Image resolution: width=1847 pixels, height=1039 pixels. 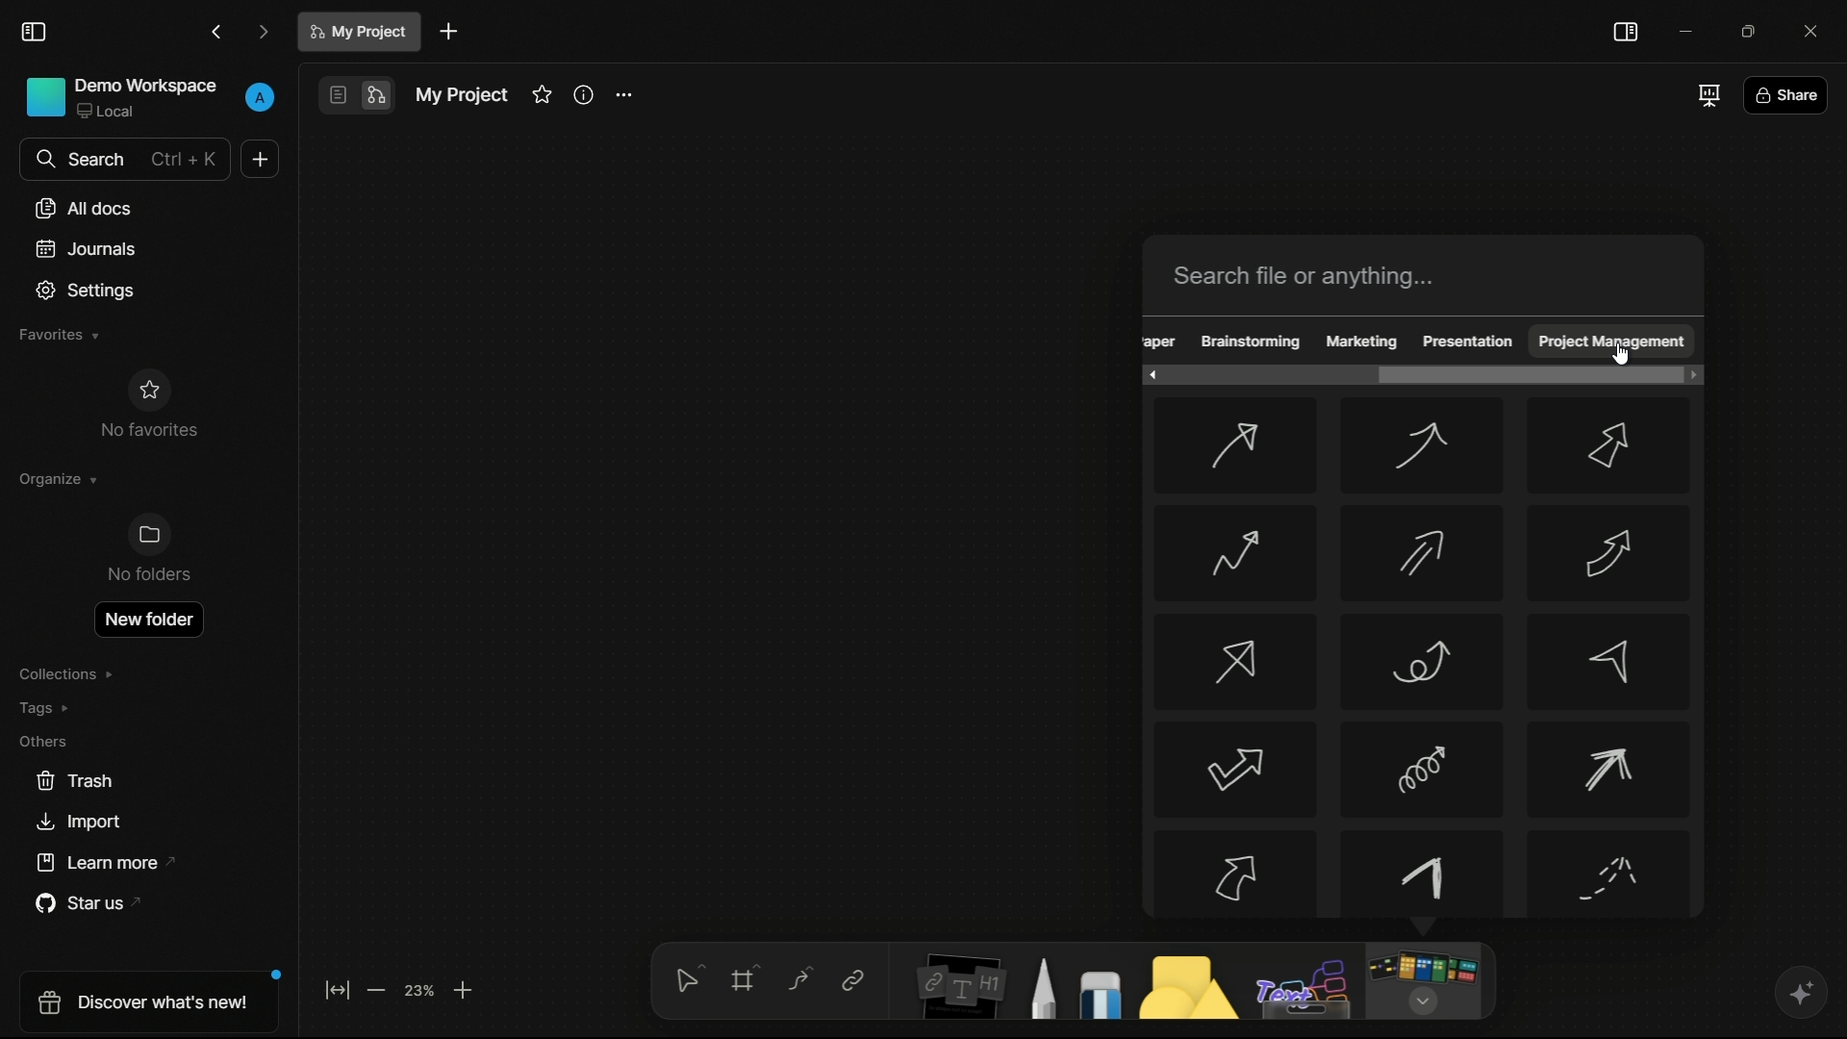 What do you see at coordinates (1785, 98) in the screenshot?
I see `share` at bounding box center [1785, 98].